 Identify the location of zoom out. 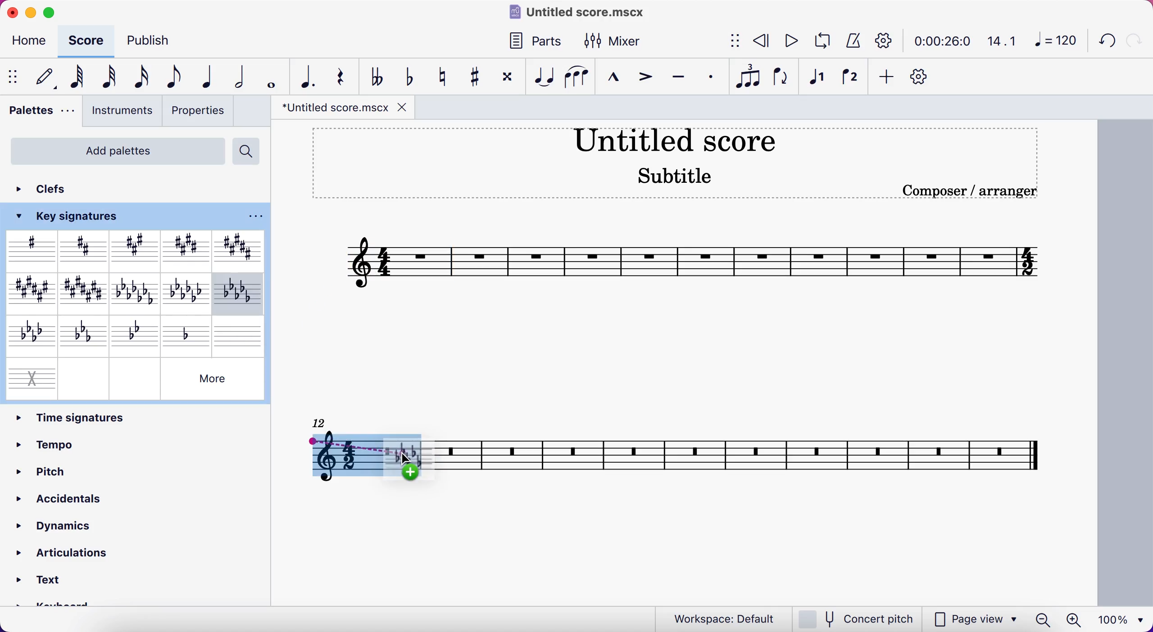
(1042, 619).